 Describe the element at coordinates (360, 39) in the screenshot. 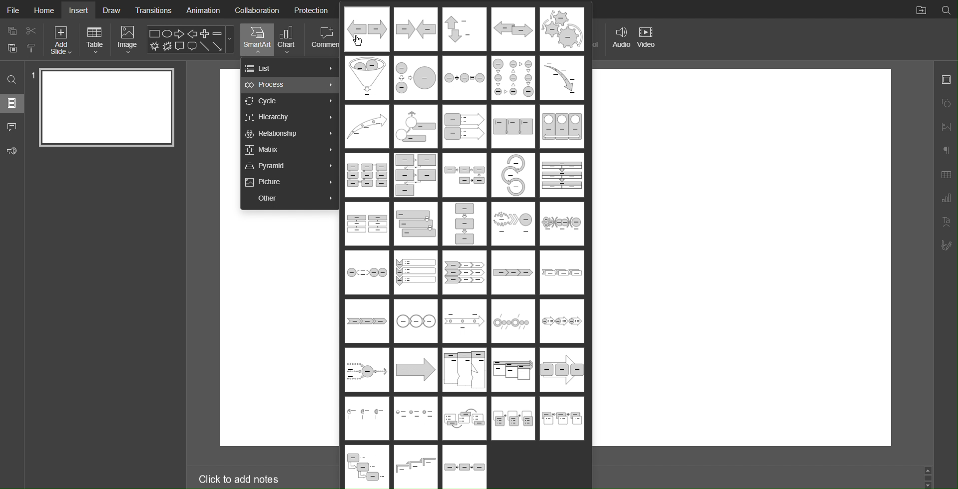

I see `Cursor` at that location.